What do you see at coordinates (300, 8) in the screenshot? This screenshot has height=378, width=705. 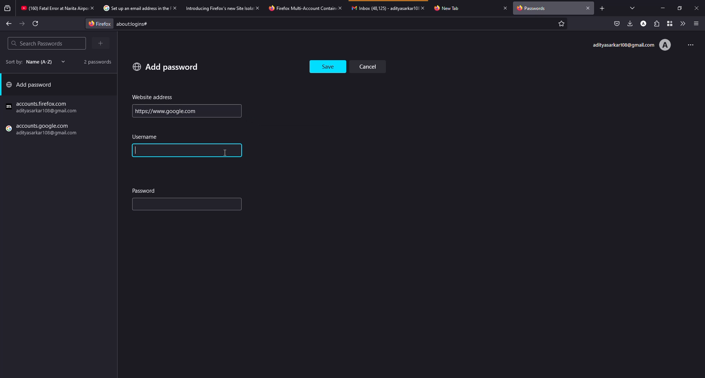 I see `tab` at bounding box center [300, 8].